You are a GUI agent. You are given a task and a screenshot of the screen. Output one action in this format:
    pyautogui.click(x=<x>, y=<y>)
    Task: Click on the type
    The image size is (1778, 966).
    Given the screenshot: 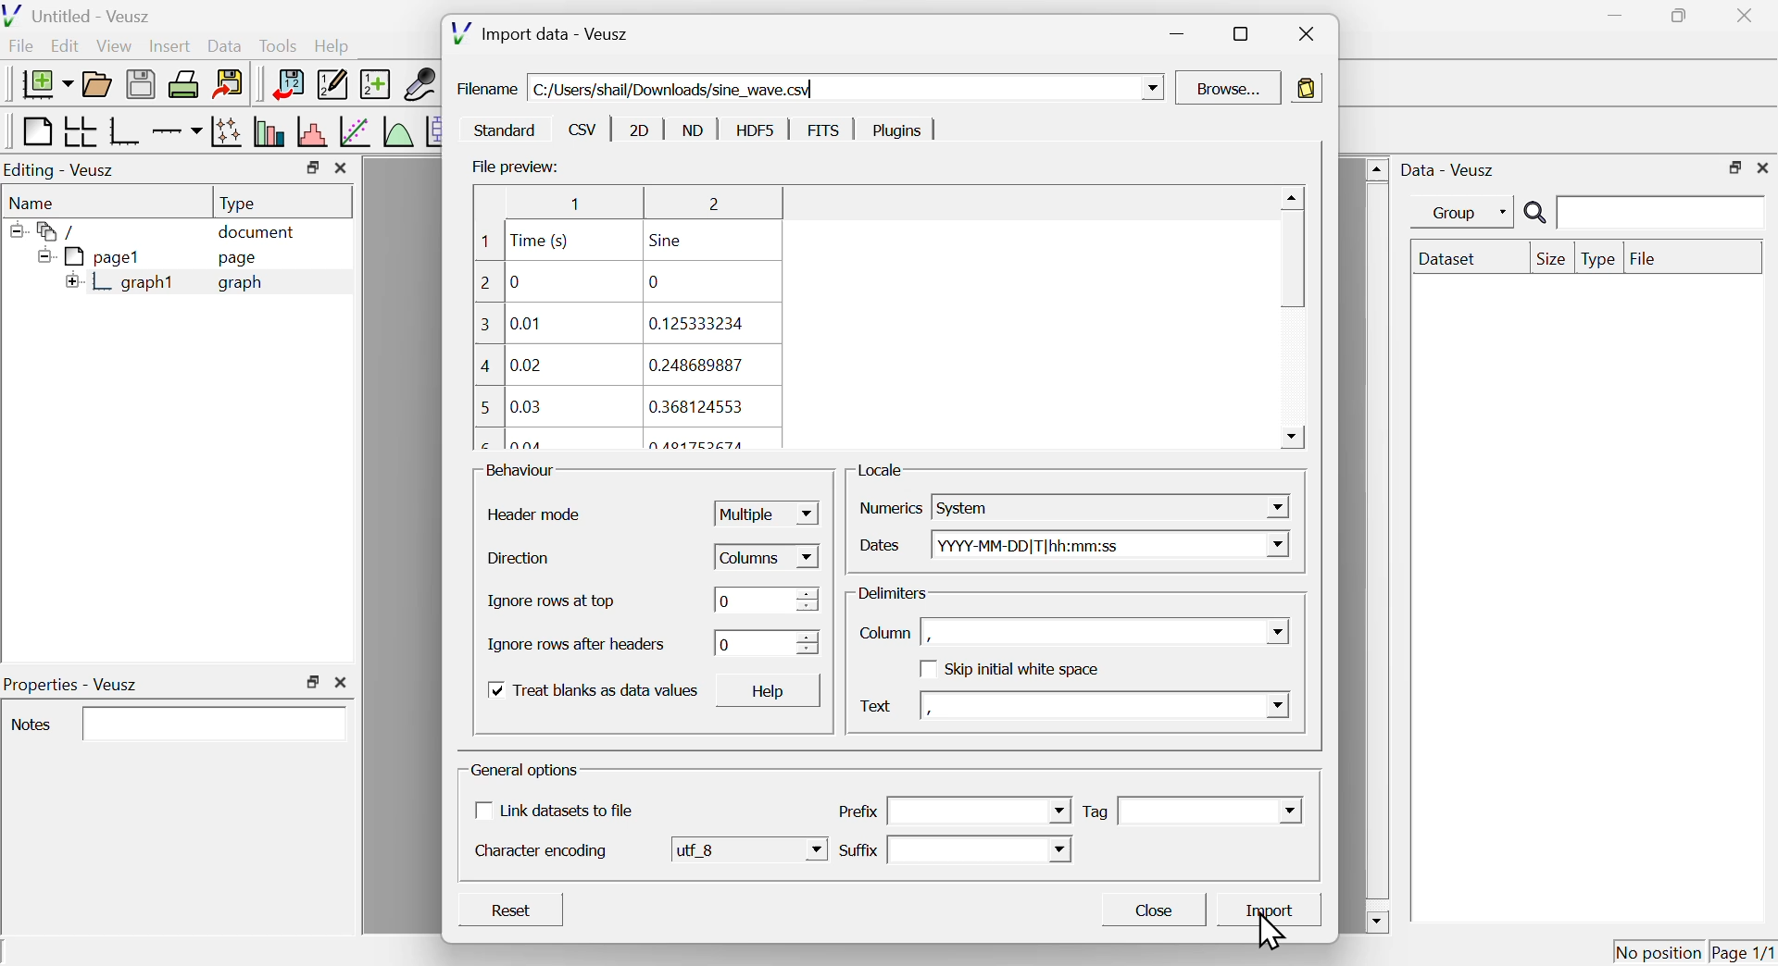 What is the action you would take?
    pyautogui.click(x=1598, y=259)
    